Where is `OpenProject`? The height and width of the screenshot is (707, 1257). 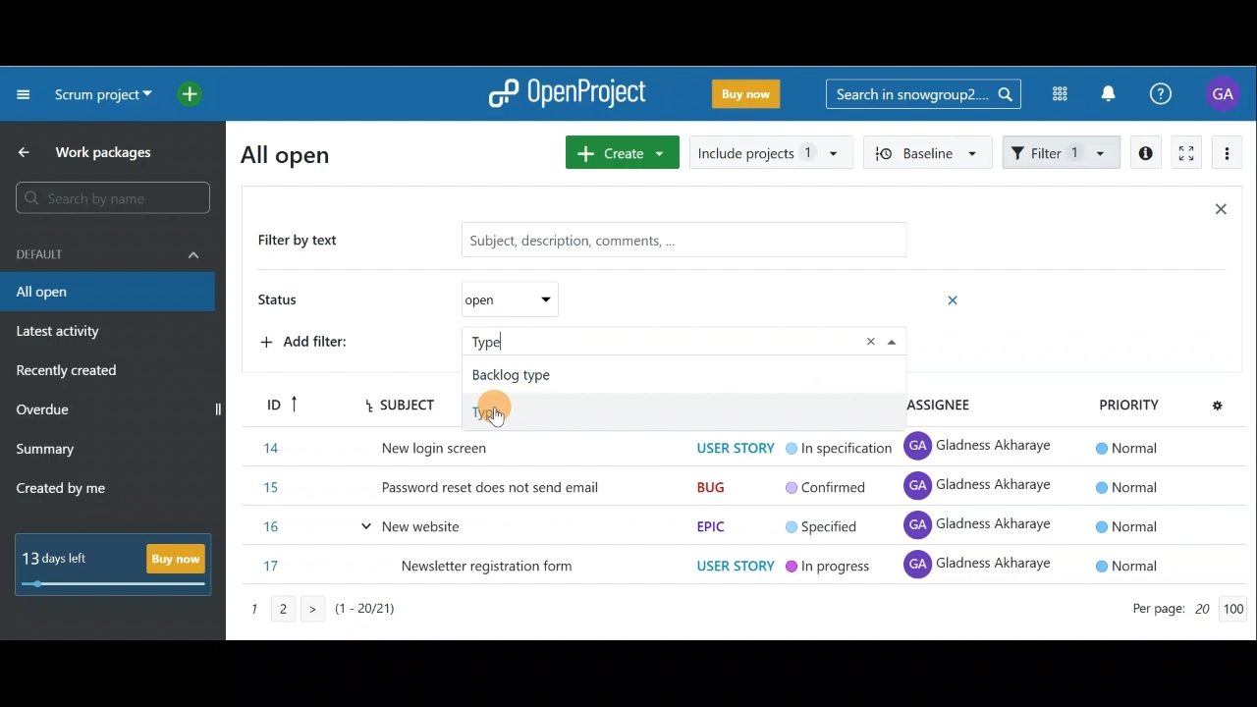 OpenProject is located at coordinates (568, 97).